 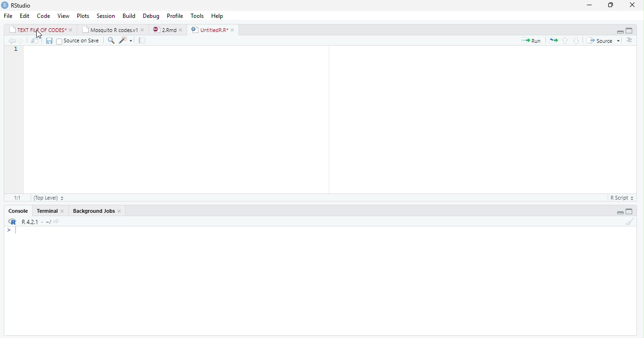 I want to click on Mosquito R codes.v1, so click(x=111, y=30).